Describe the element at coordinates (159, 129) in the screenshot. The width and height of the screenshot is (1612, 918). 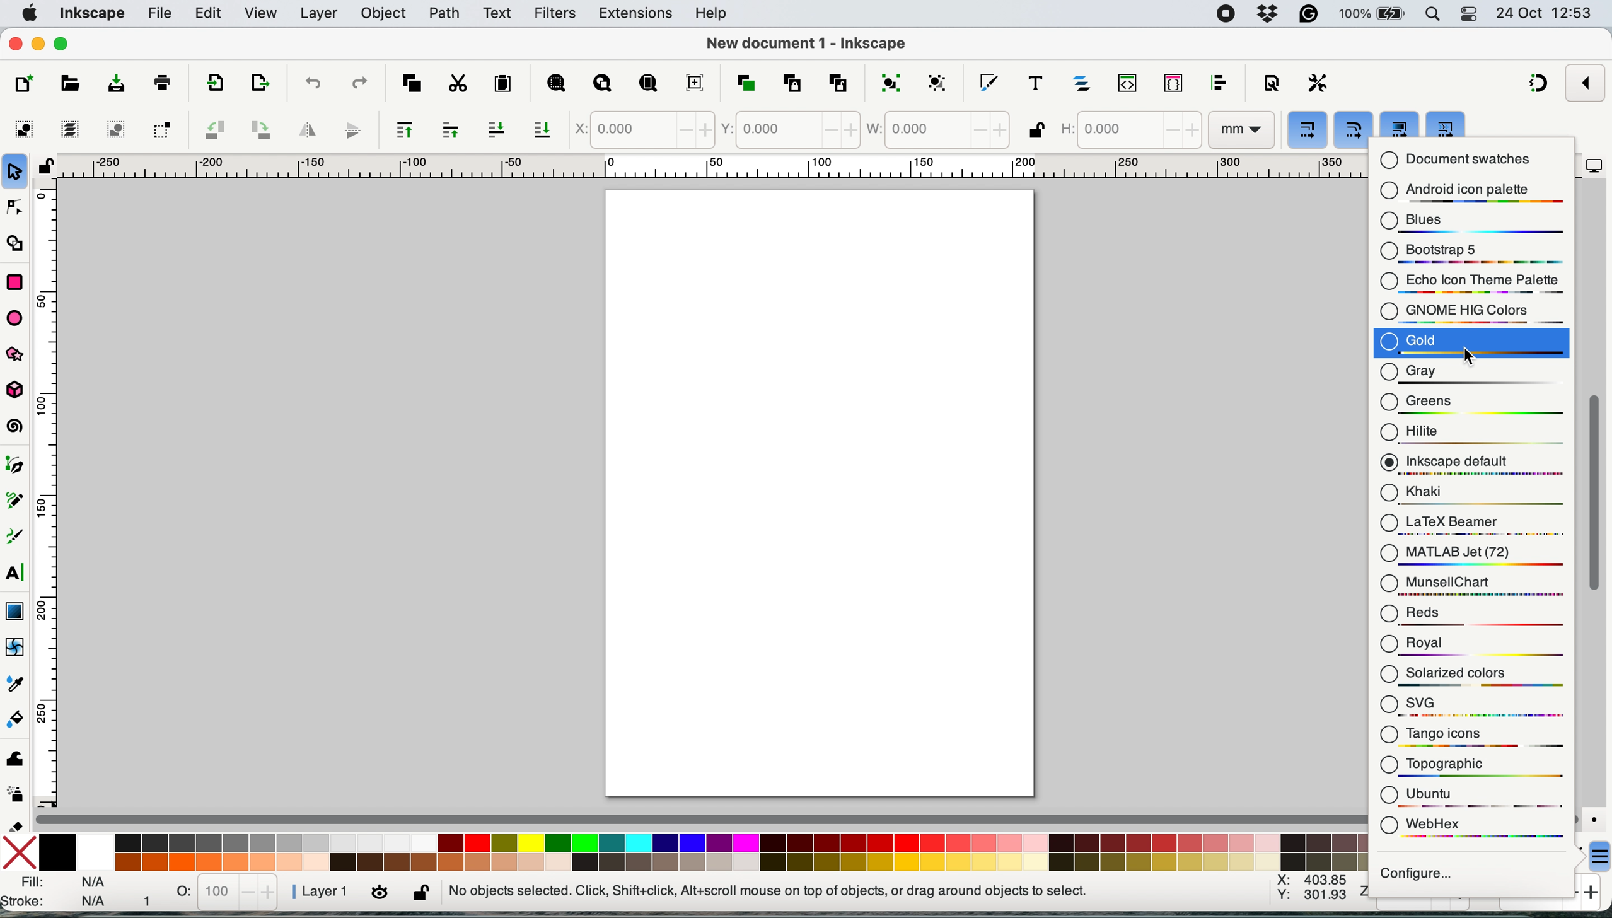
I see `toggle selection to touch all selected objects` at that location.